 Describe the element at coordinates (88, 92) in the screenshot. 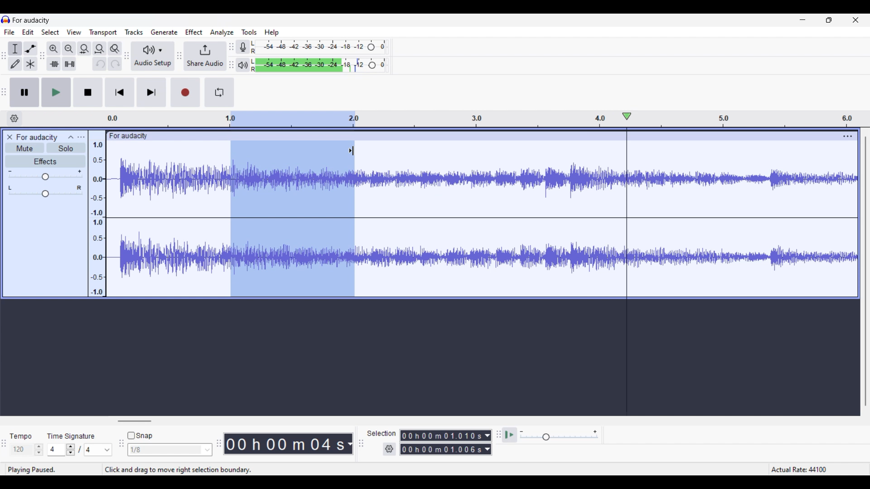

I see `Stop` at that location.